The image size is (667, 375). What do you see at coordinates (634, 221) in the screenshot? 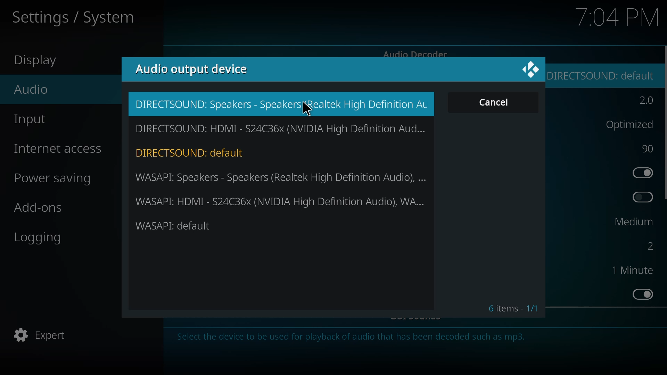
I see `medium` at bounding box center [634, 221].